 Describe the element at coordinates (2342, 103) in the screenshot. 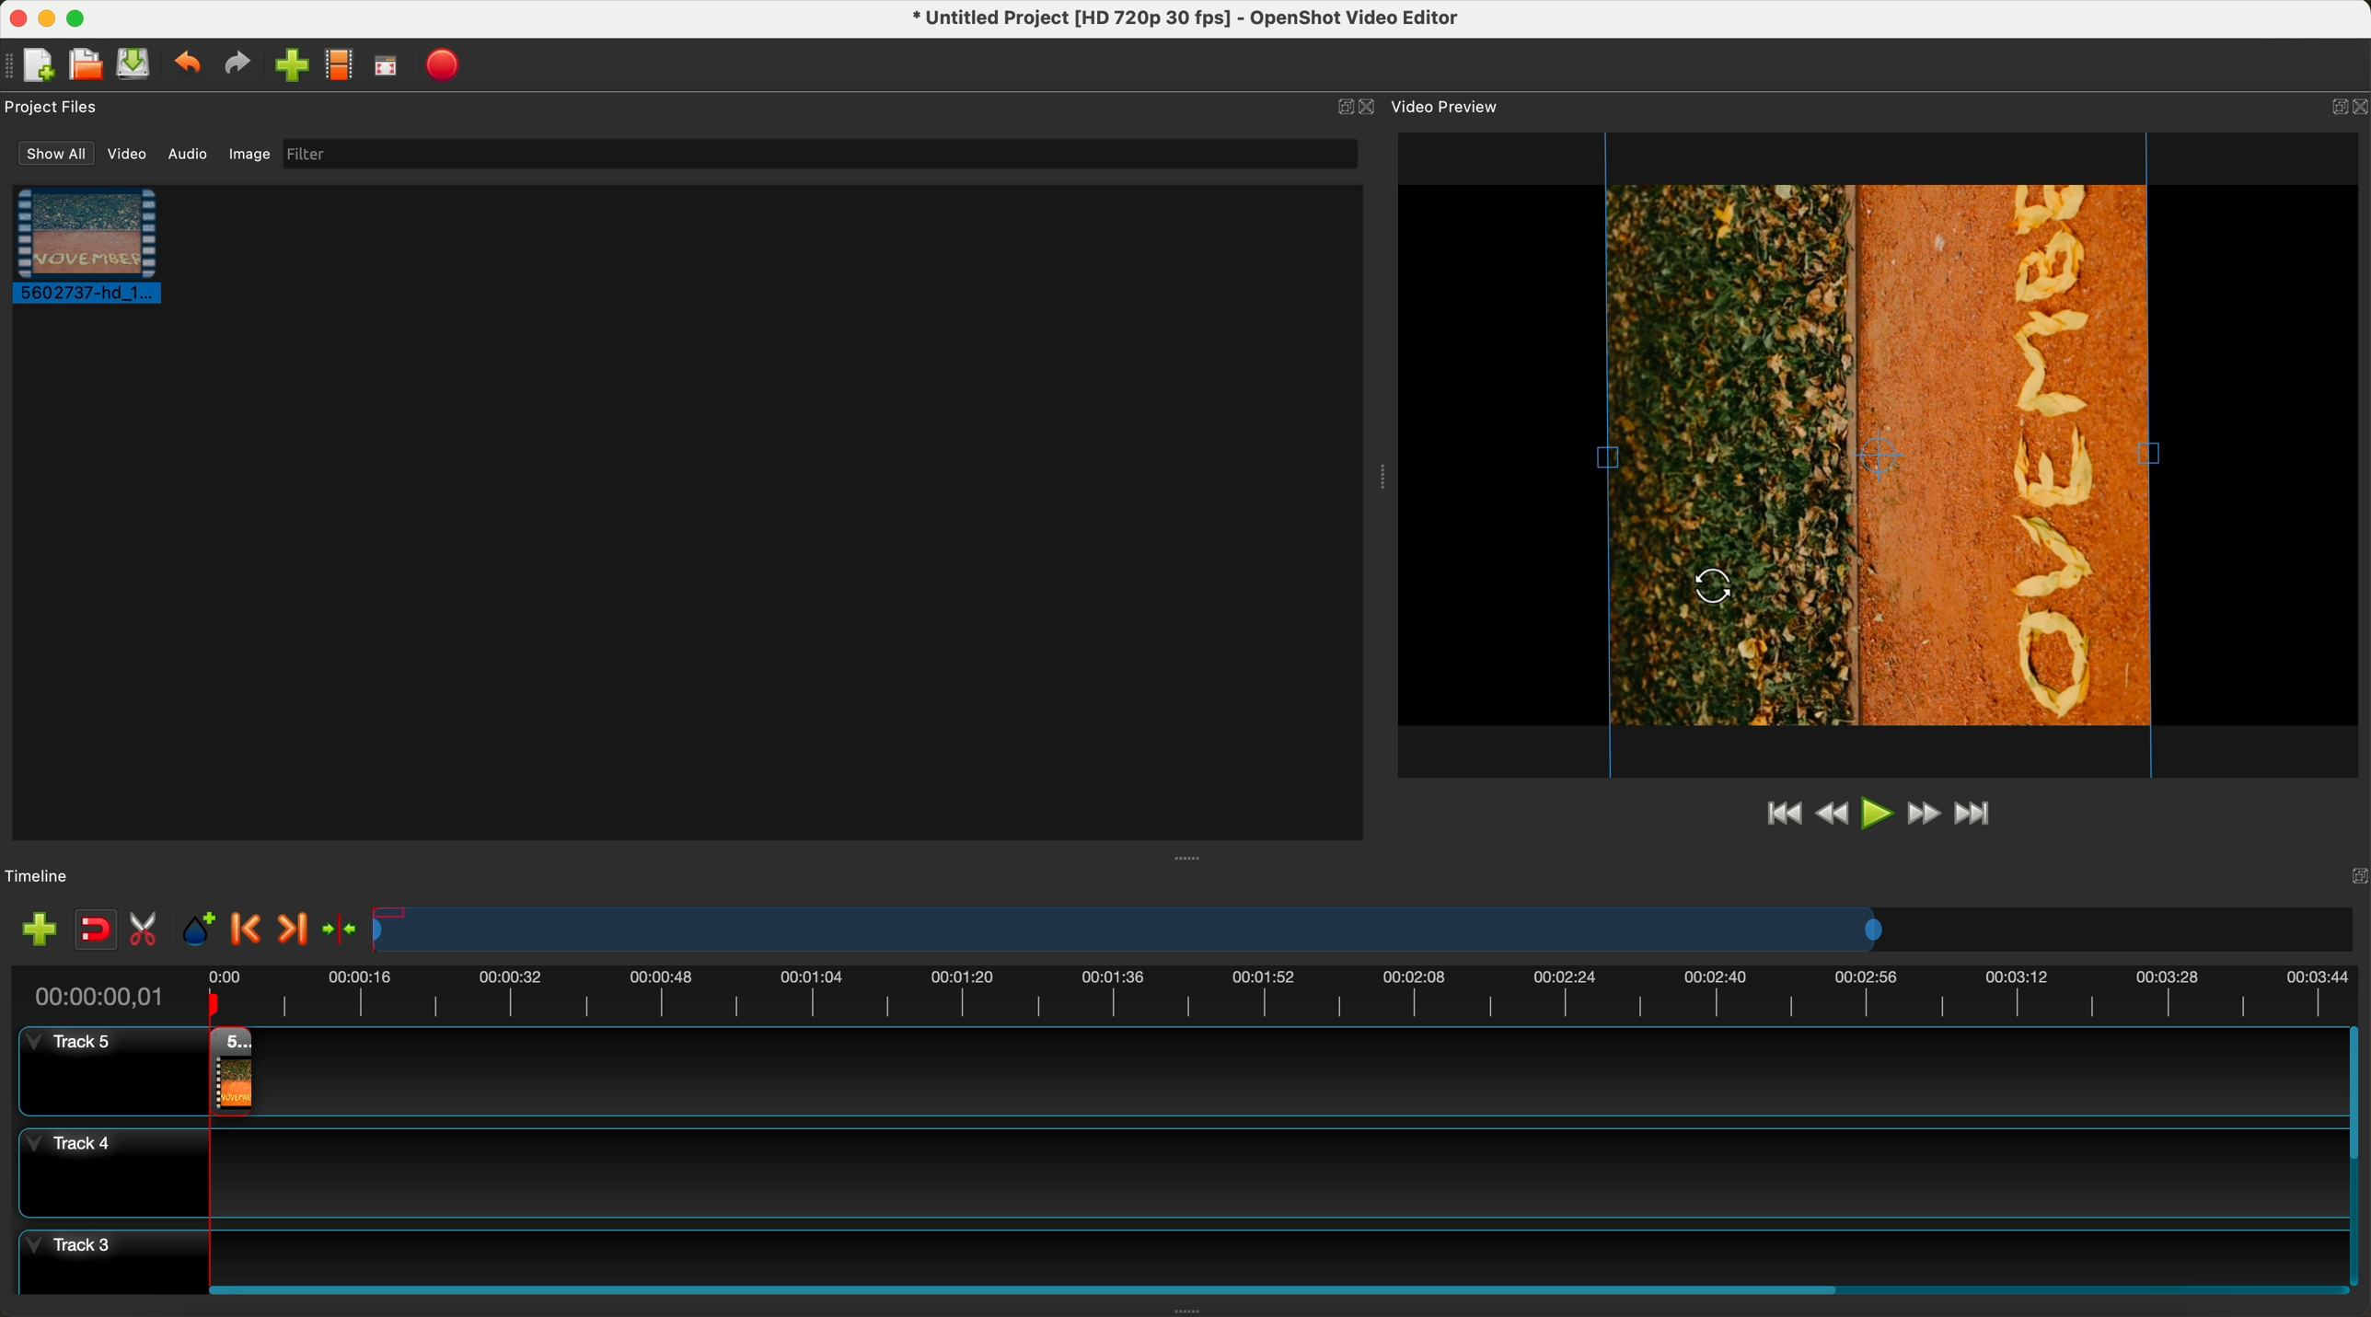

I see `` at that location.